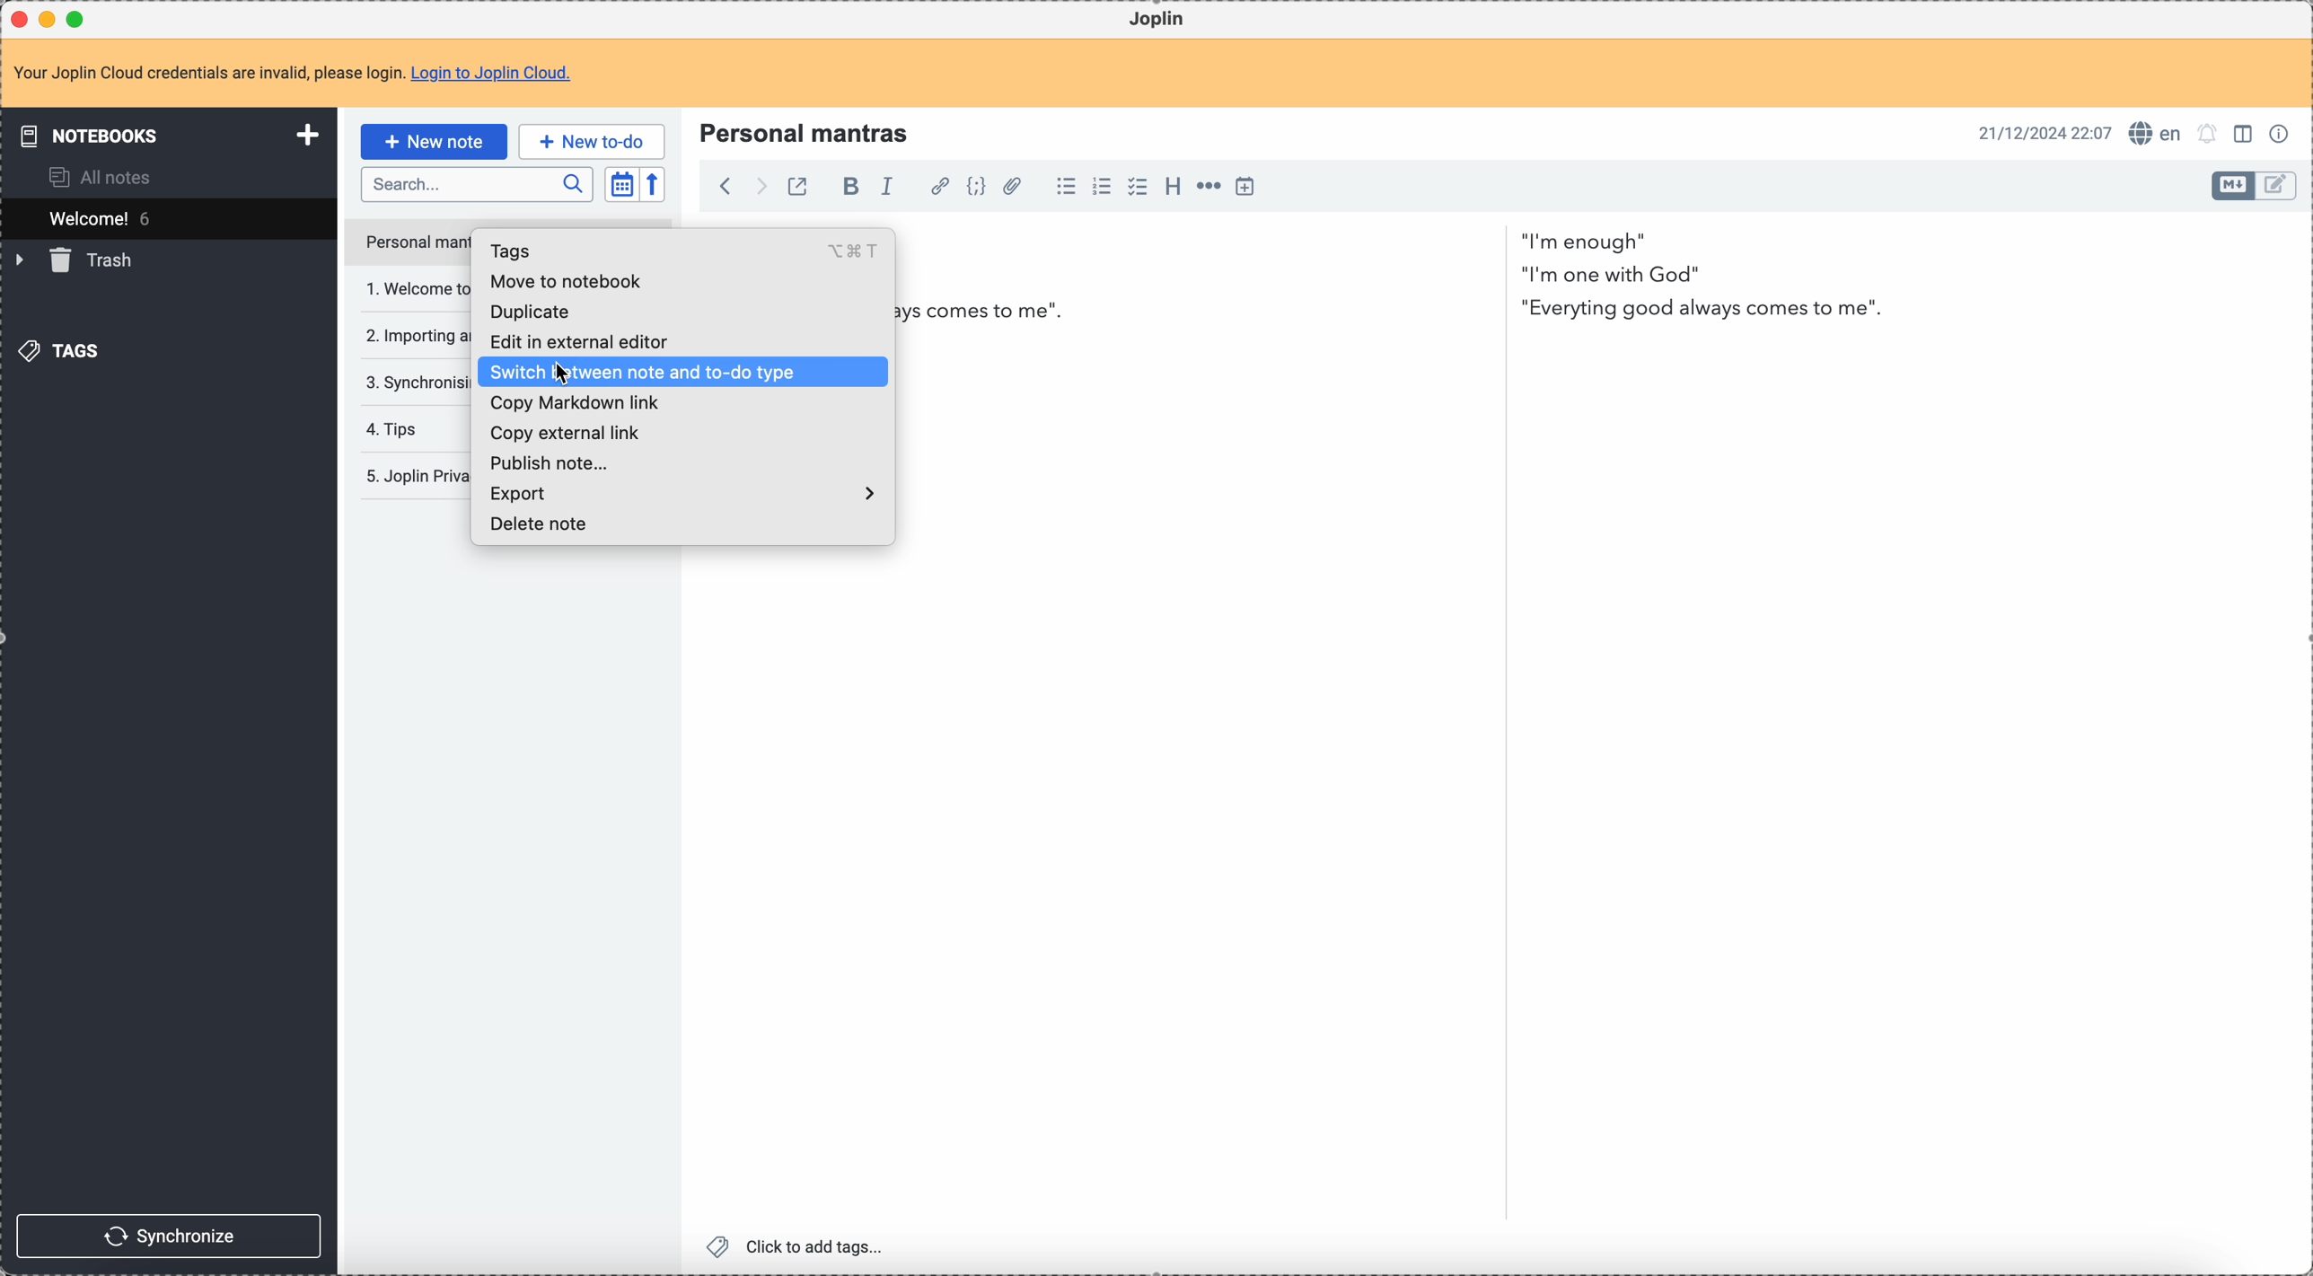  What do you see at coordinates (1018, 188) in the screenshot?
I see `attach file` at bounding box center [1018, 188].